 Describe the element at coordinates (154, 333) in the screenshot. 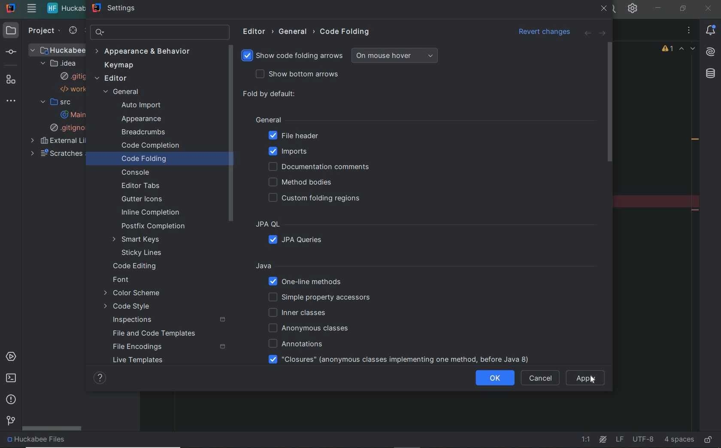

I see `file and code templates` at that location.